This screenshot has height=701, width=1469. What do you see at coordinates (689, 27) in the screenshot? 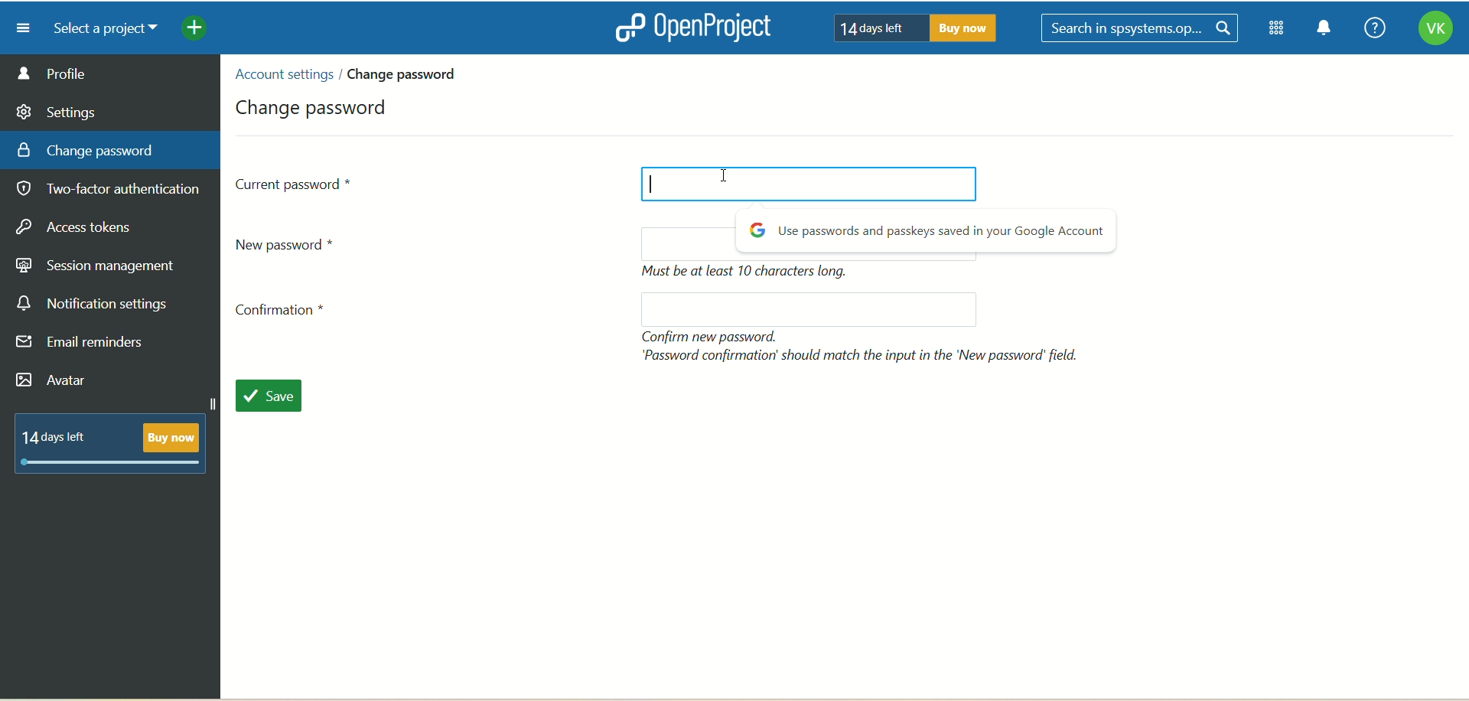
I see `openproject` at bounding box center [689, 27].